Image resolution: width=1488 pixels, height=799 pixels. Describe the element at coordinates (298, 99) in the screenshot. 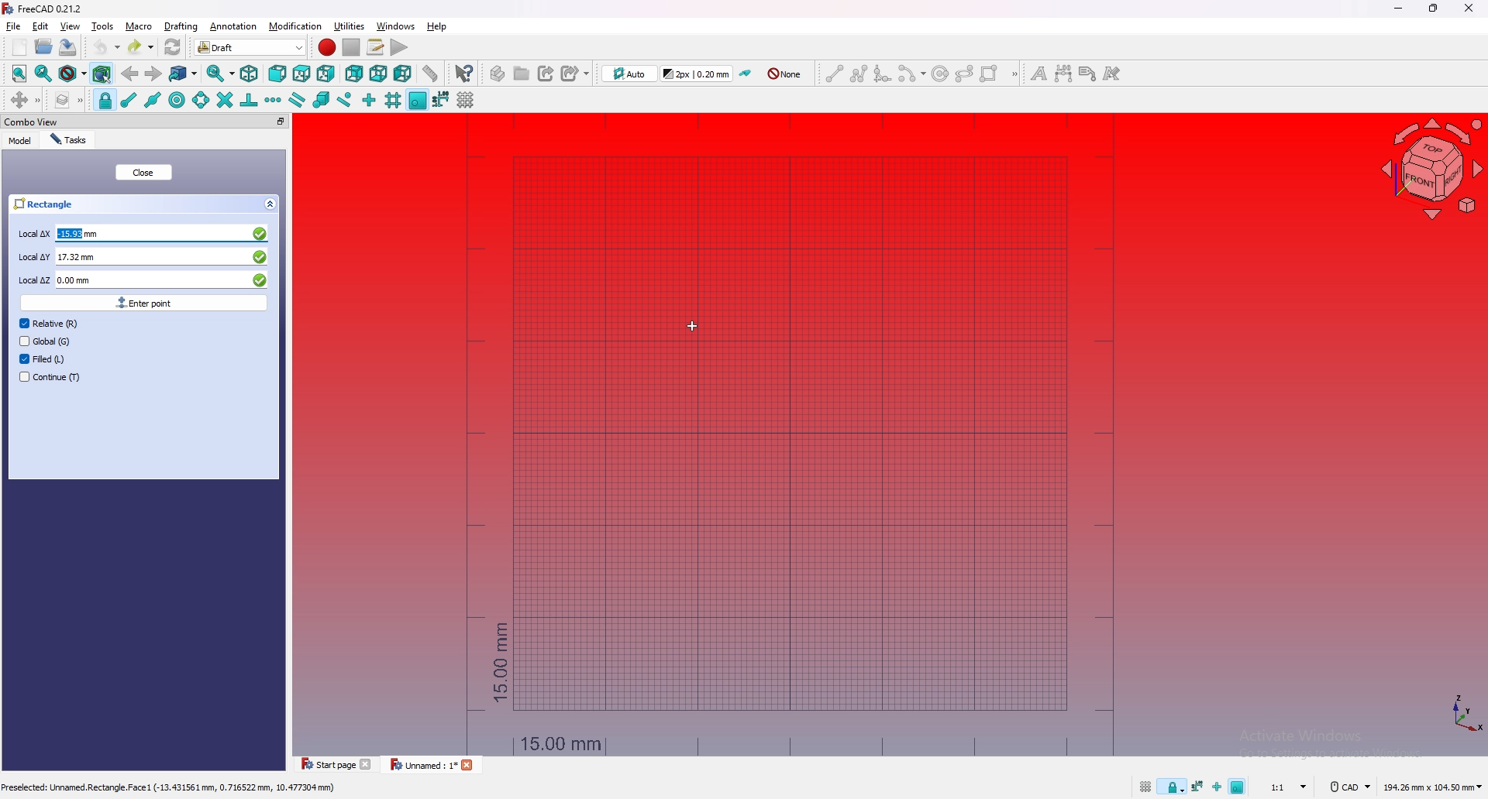

I see `snap parallel` at that location.